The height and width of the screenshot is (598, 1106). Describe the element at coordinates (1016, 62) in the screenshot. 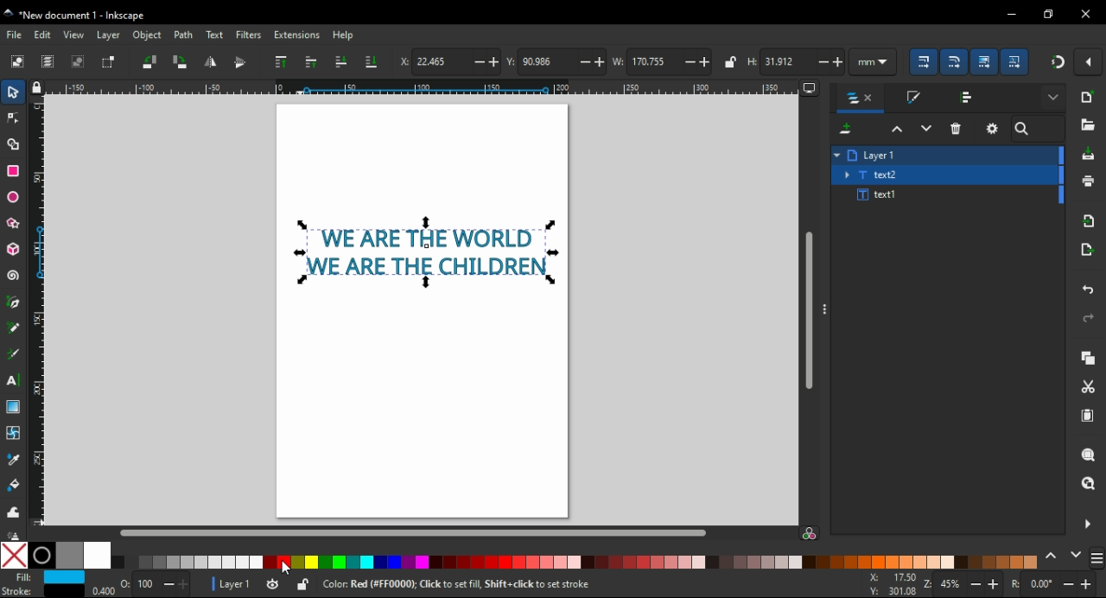

I see `move patterns along with objects` at that location.